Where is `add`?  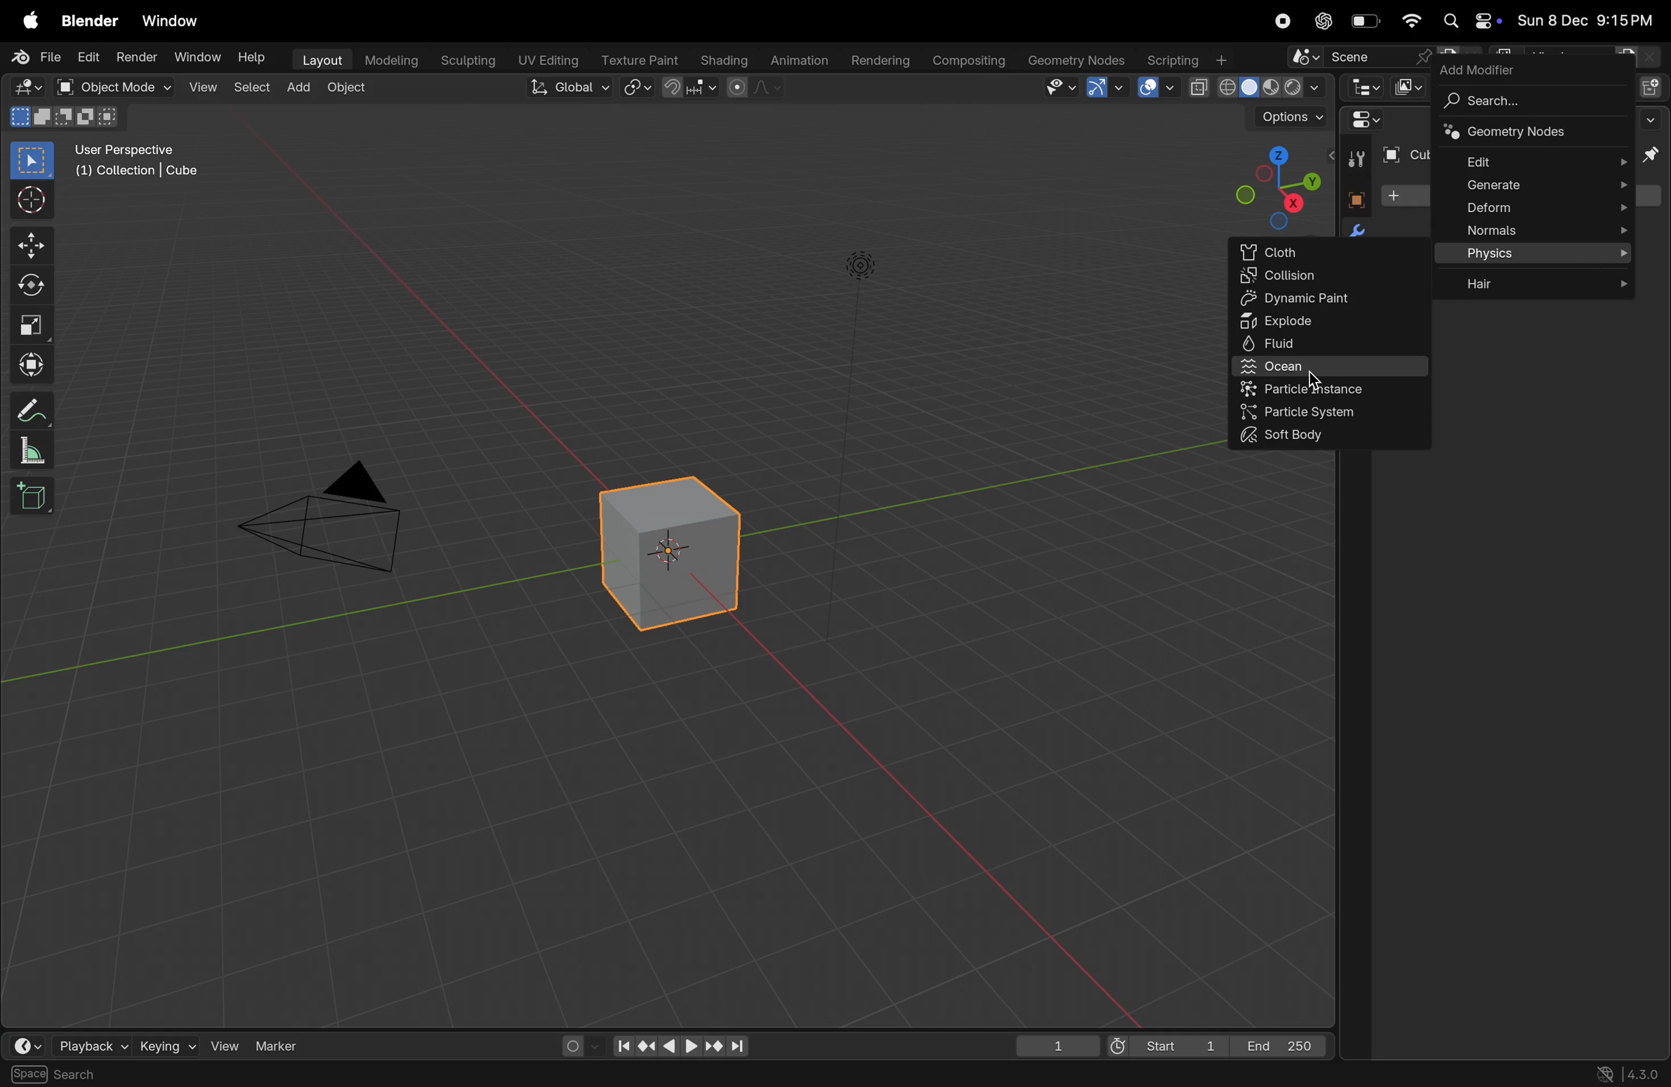 add is located at coordinates (303, 88).